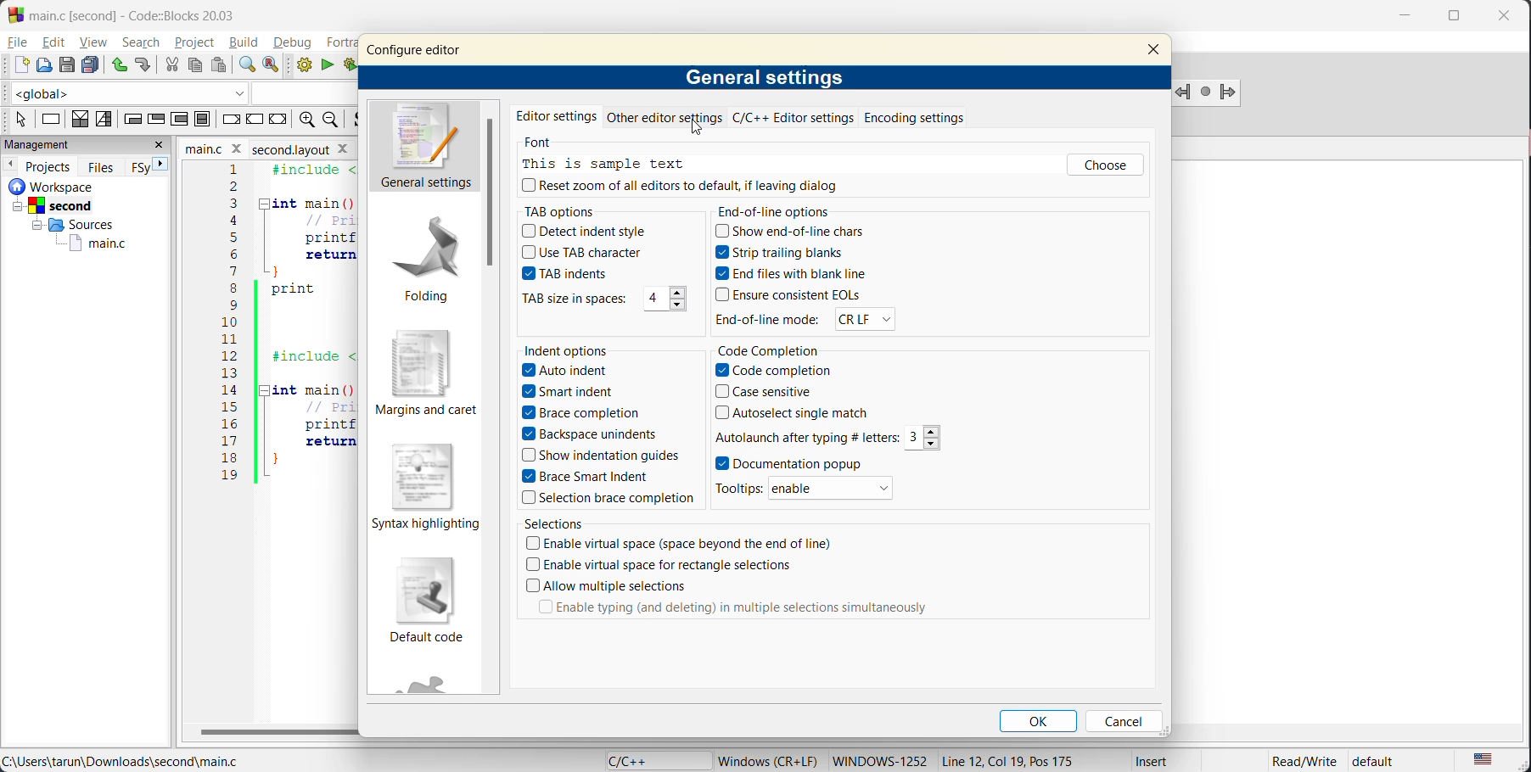 The image size is (1531, 772). I want to click on Tooltips, so click(737, 489).